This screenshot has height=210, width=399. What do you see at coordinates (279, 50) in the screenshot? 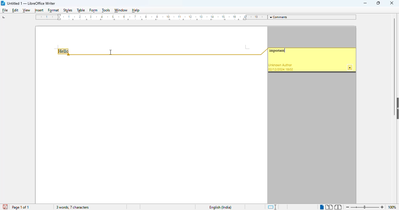
I see `important` at bounding box center [279, 50].